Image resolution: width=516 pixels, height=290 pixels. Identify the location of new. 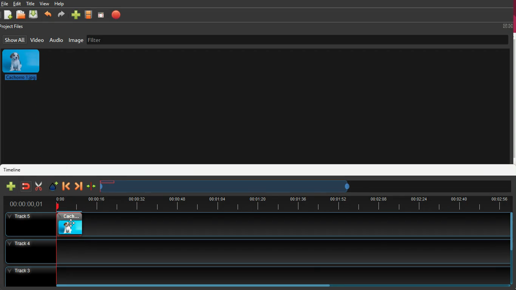
(11, 187).